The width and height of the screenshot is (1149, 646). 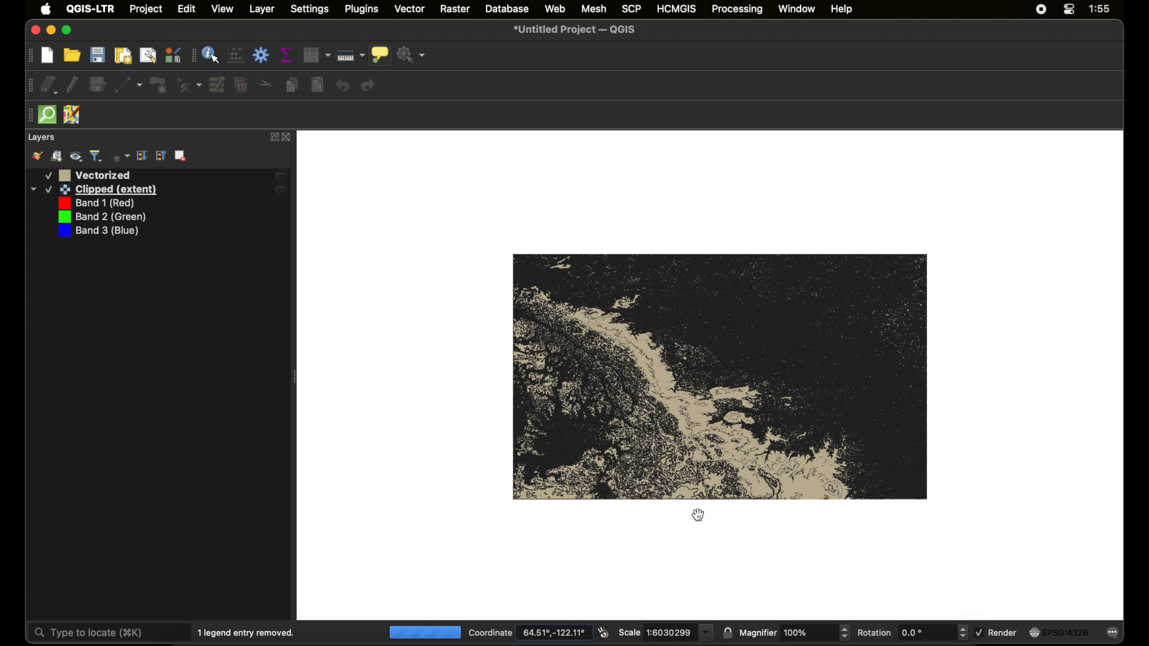 I want to click on QGIS - LTR, so click(x=90, y=8).